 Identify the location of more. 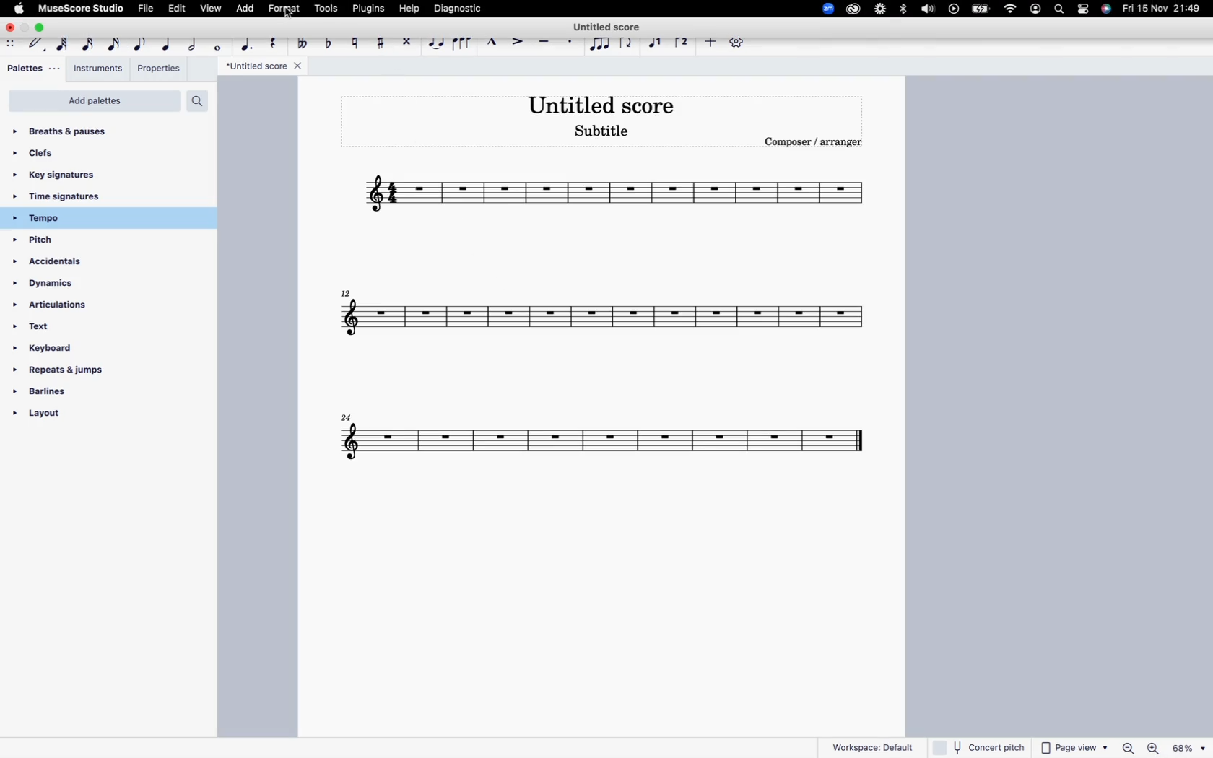
(710, 44).